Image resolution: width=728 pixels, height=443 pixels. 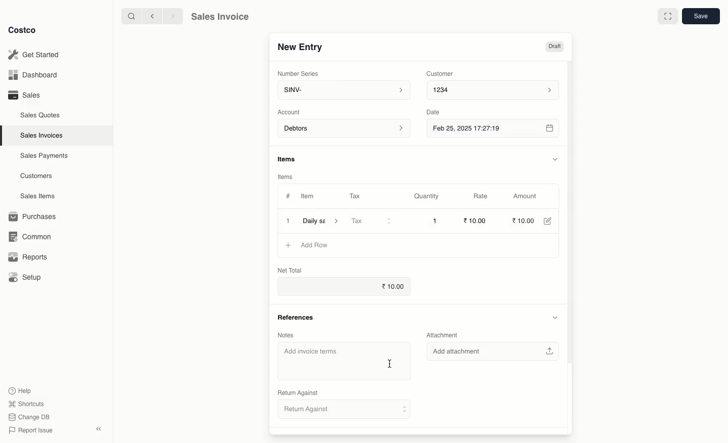 I want to click on Tax, so click(x=356, y=195).